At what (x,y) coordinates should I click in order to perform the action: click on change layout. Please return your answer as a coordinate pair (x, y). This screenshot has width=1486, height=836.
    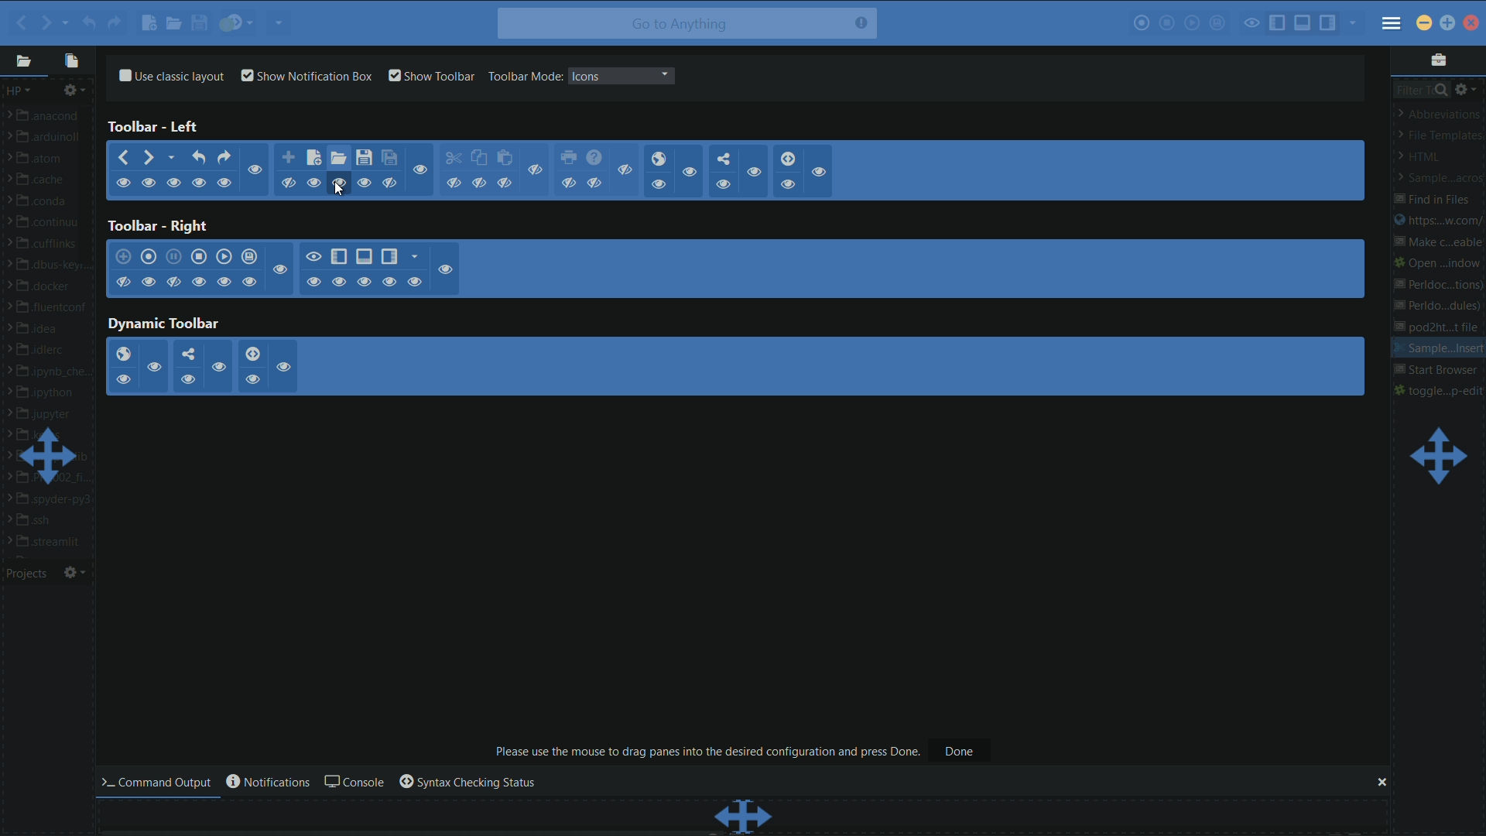
    Looking at the image, I should click on (1436, 457).